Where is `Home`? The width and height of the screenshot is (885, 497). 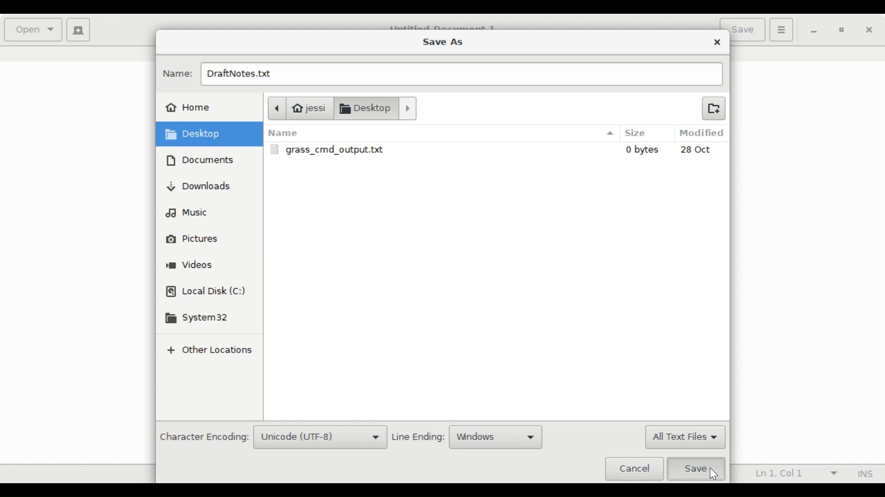
Home is located at coordinates (189, 106).